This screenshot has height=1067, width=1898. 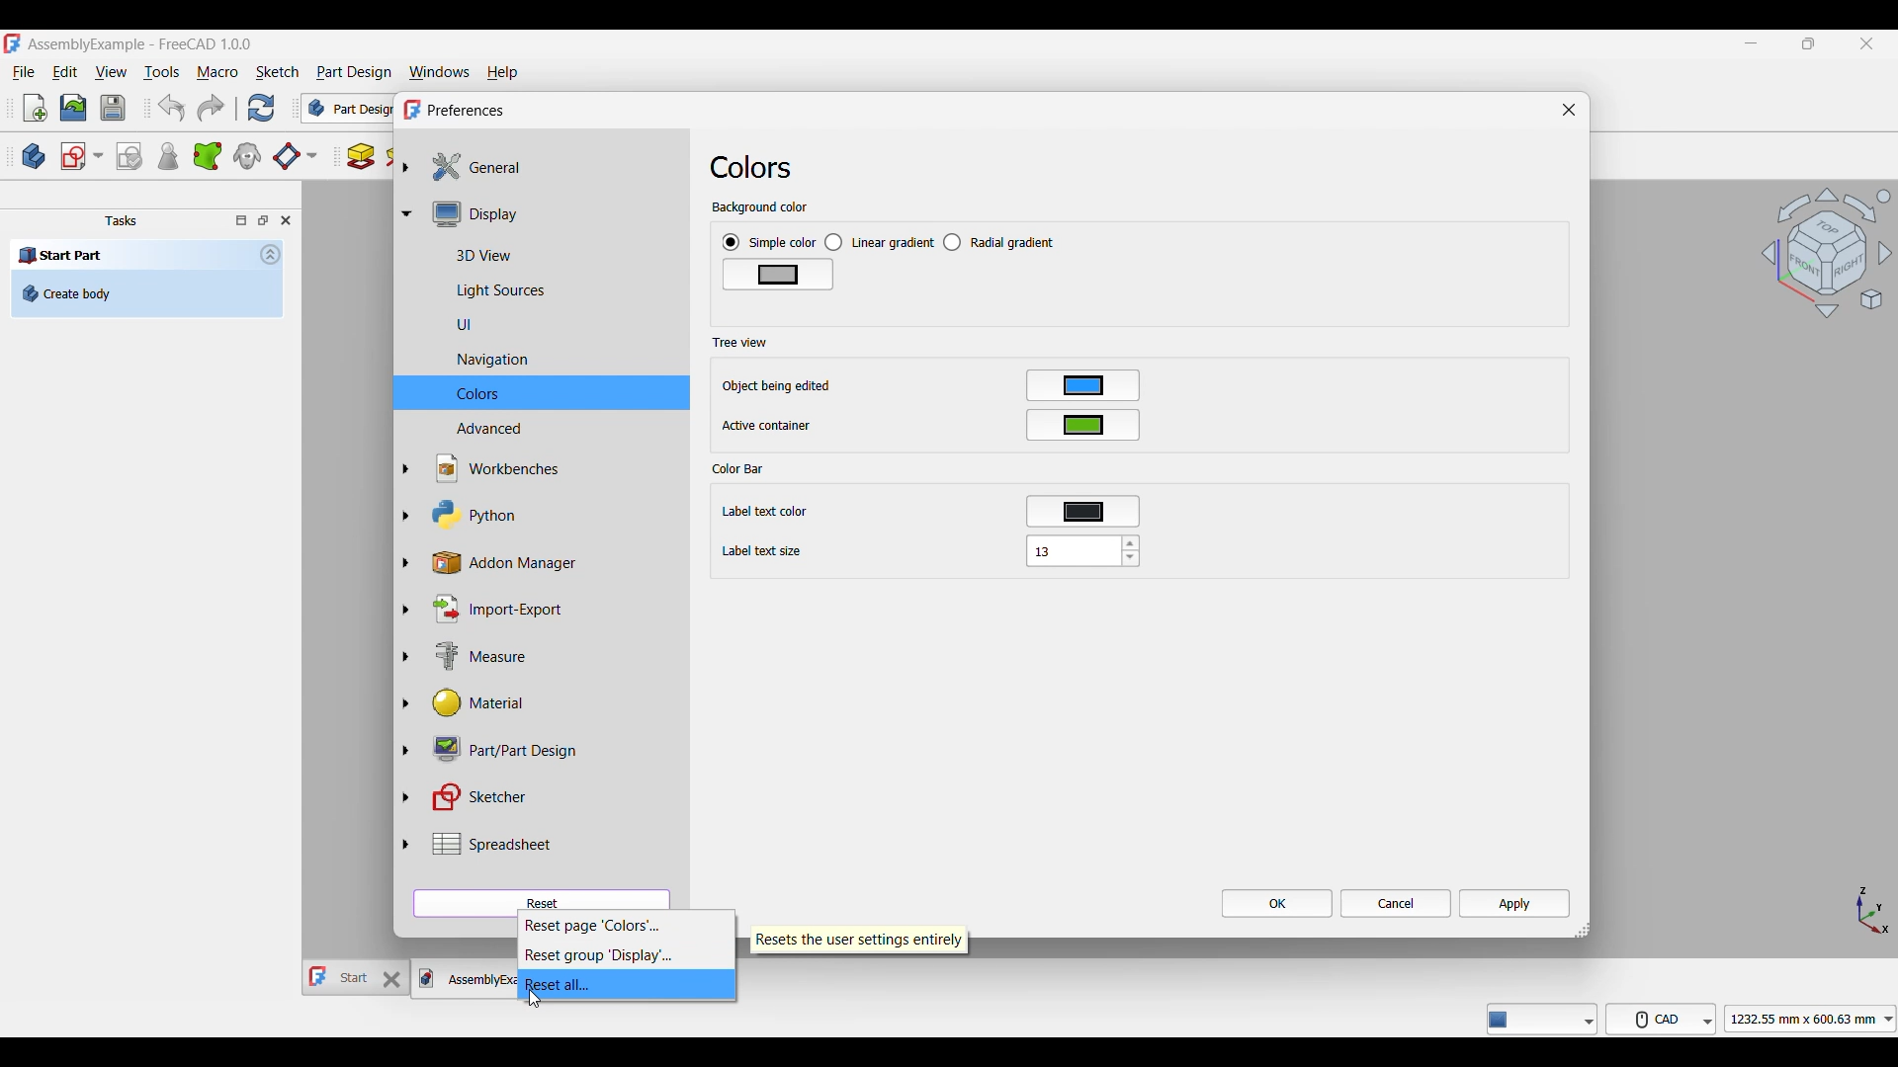 What do you see at coordinates (511, 564) in the screenshot?
I see `Addon manager` at bounding box center [511, 564].